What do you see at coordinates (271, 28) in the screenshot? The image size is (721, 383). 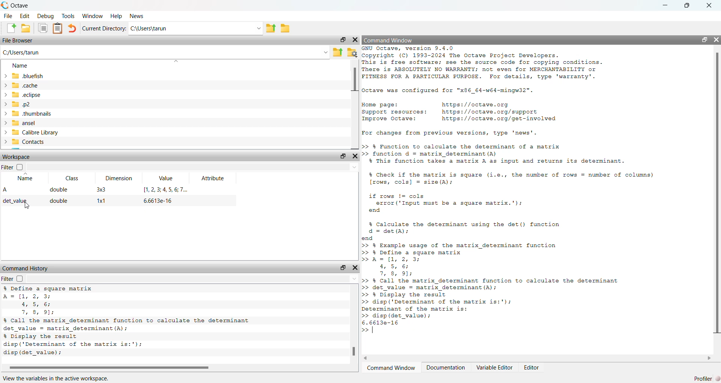 I see `one directory up` at bounding box center [271, 28].